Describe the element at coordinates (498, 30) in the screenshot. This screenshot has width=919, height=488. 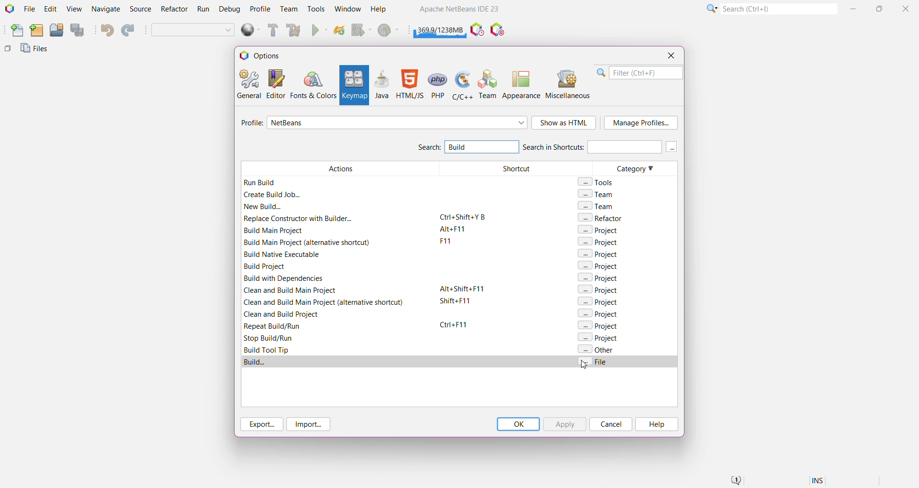
I see `Pause I/O Checks` at that location.